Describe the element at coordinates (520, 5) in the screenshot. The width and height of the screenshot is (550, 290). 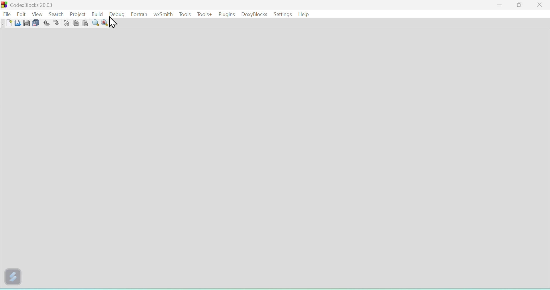
I see `maximize` at that location.